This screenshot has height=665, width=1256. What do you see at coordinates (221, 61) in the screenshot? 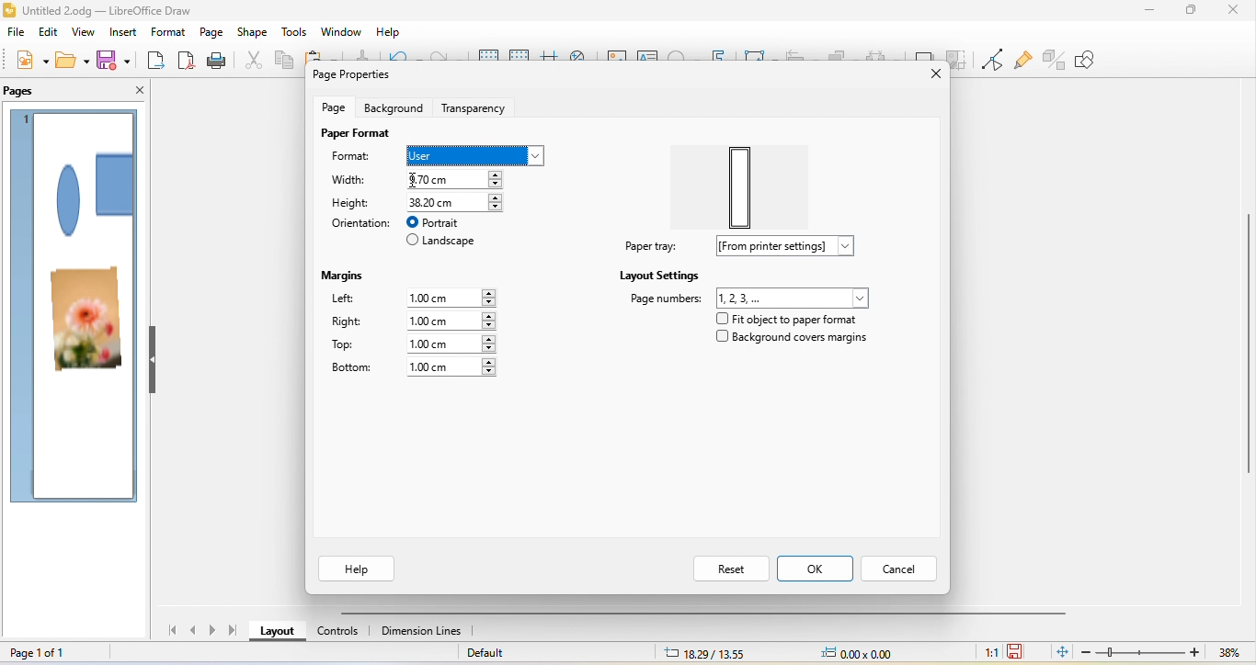
I see `print` at bounding box center [221, 61].